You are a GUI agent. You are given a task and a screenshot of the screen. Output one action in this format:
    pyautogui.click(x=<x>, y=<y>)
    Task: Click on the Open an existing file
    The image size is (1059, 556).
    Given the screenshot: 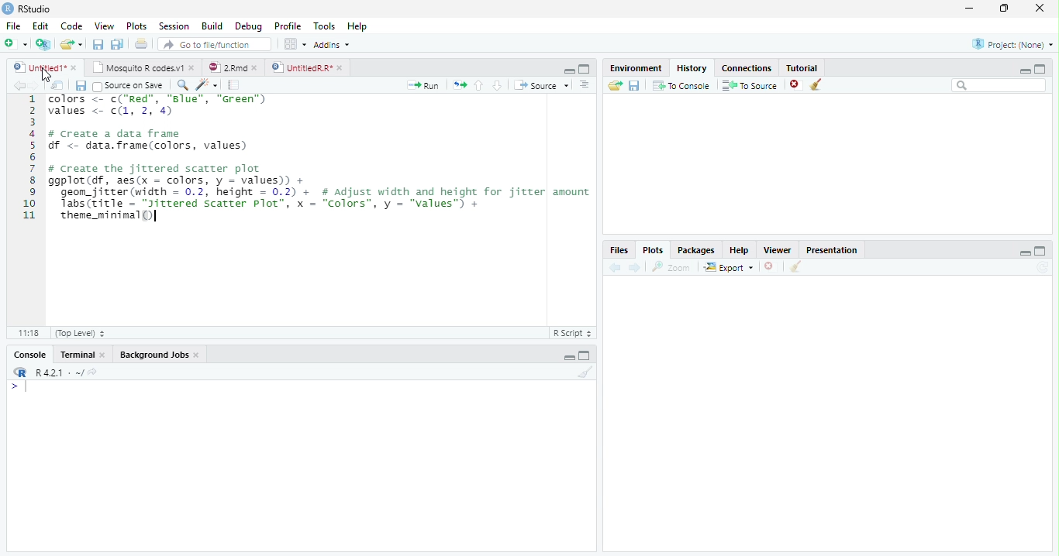 What is the action you would take?
    pyautogui.click(x=65, y=44)
    